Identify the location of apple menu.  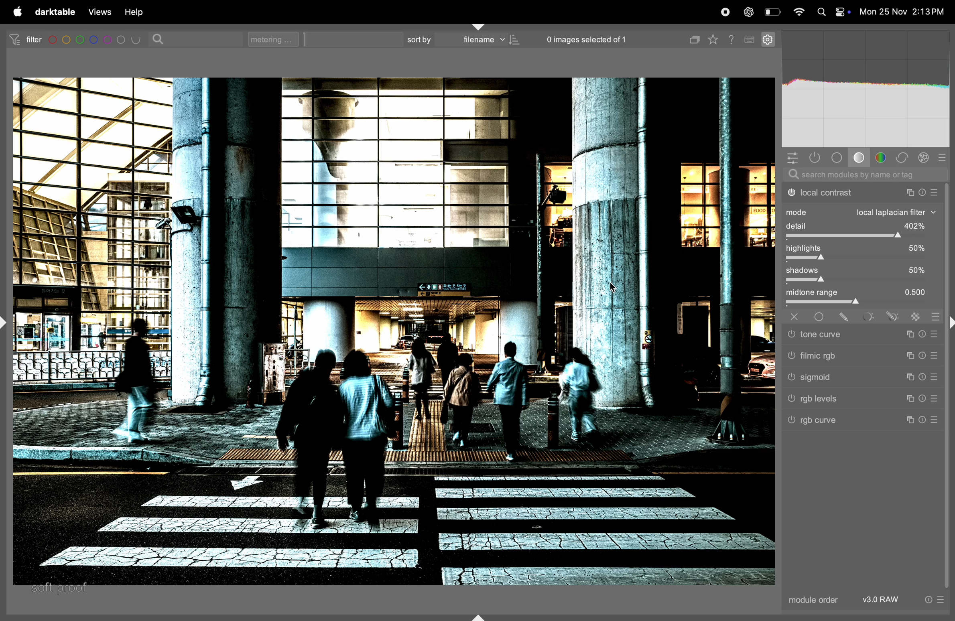
(15, 12).